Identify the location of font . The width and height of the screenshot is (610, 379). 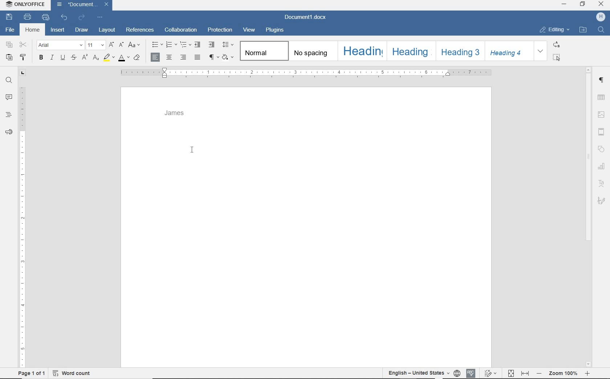
(60, 45).